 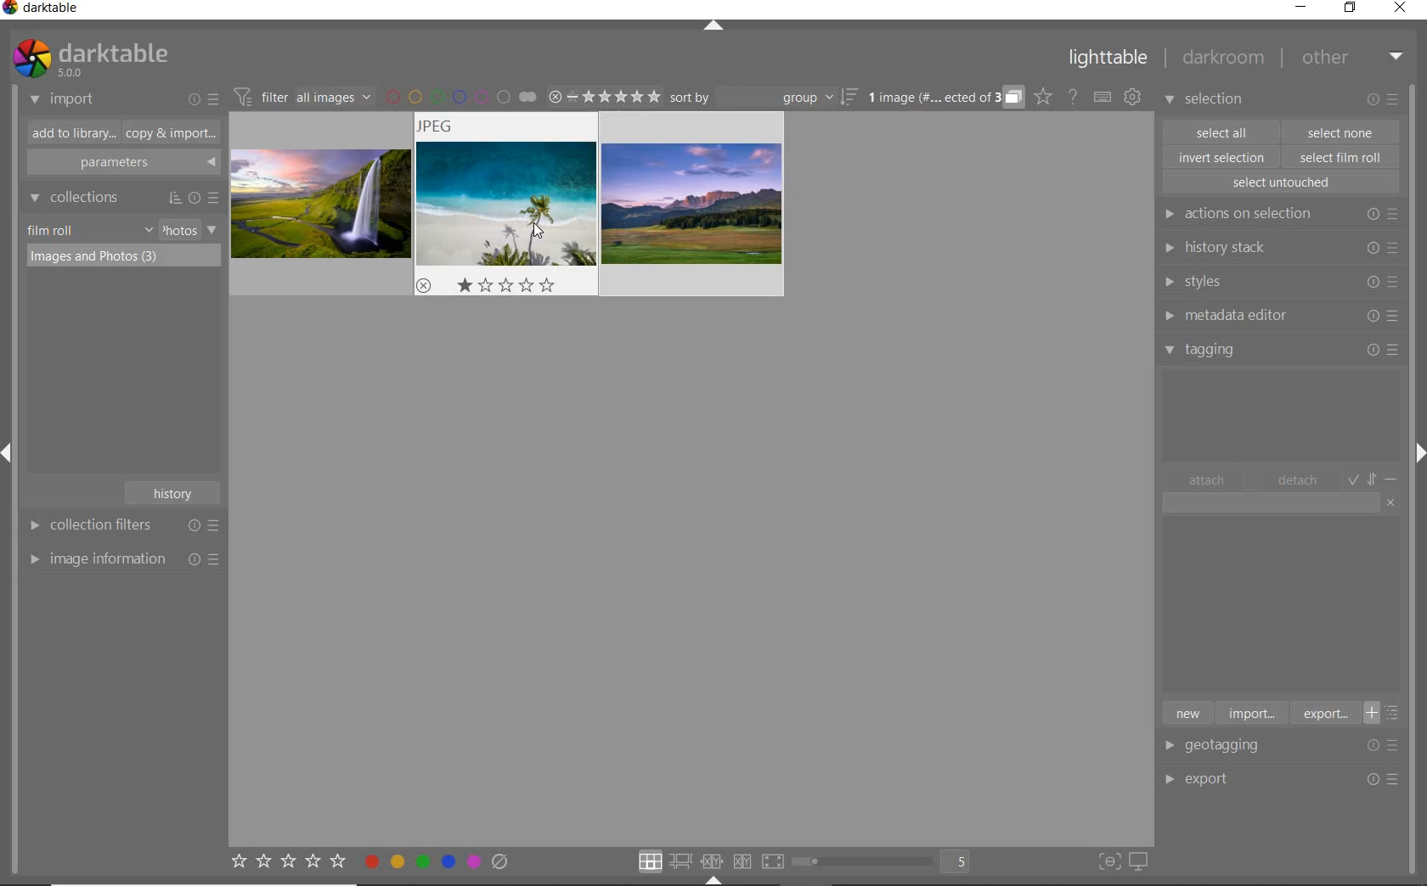 I want to click on import or presets & preferences, so click(x=203, y=98).